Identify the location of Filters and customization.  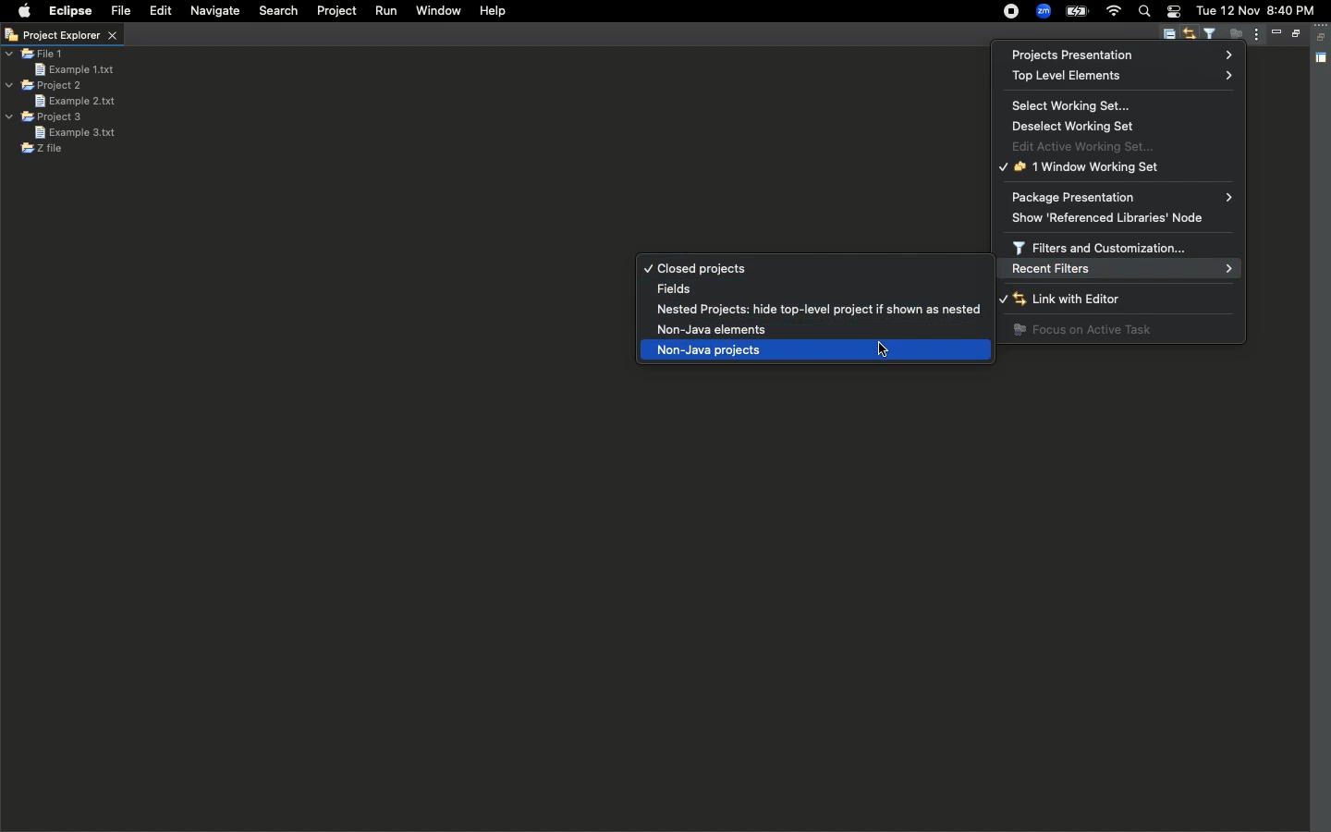
(1106, 247).